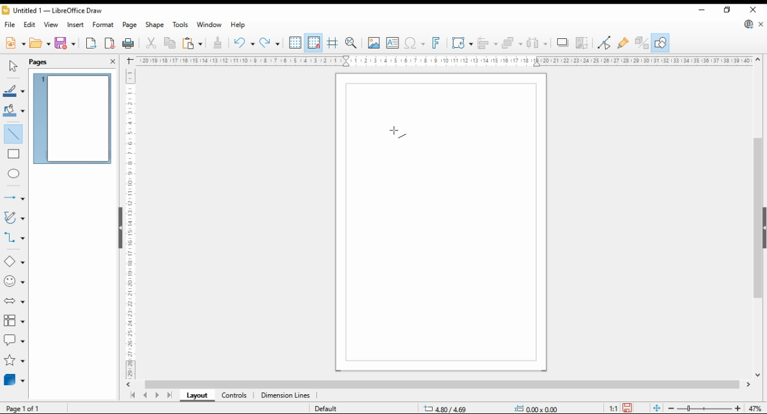 This screenshot has height=414, width=767. I want to click on new, so click(14, 43).